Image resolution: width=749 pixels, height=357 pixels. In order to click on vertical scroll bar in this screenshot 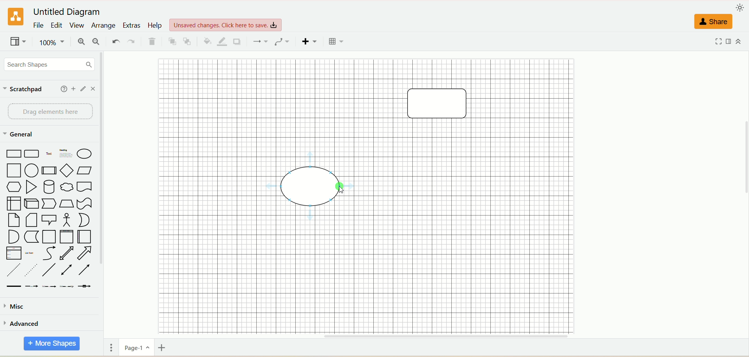, I will do `click(106, 191)`.